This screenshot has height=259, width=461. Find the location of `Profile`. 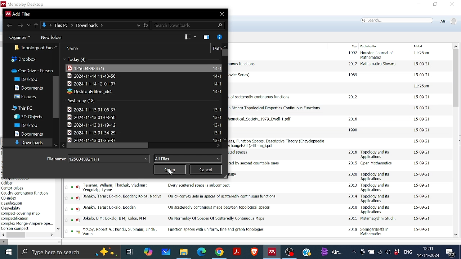

Profile is located at coordinates (448, 22).